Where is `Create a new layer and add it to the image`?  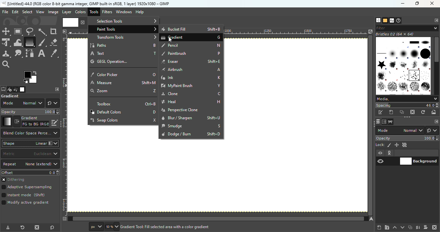 Create a new layer and add it to the image is located at coordinates (379, 227).